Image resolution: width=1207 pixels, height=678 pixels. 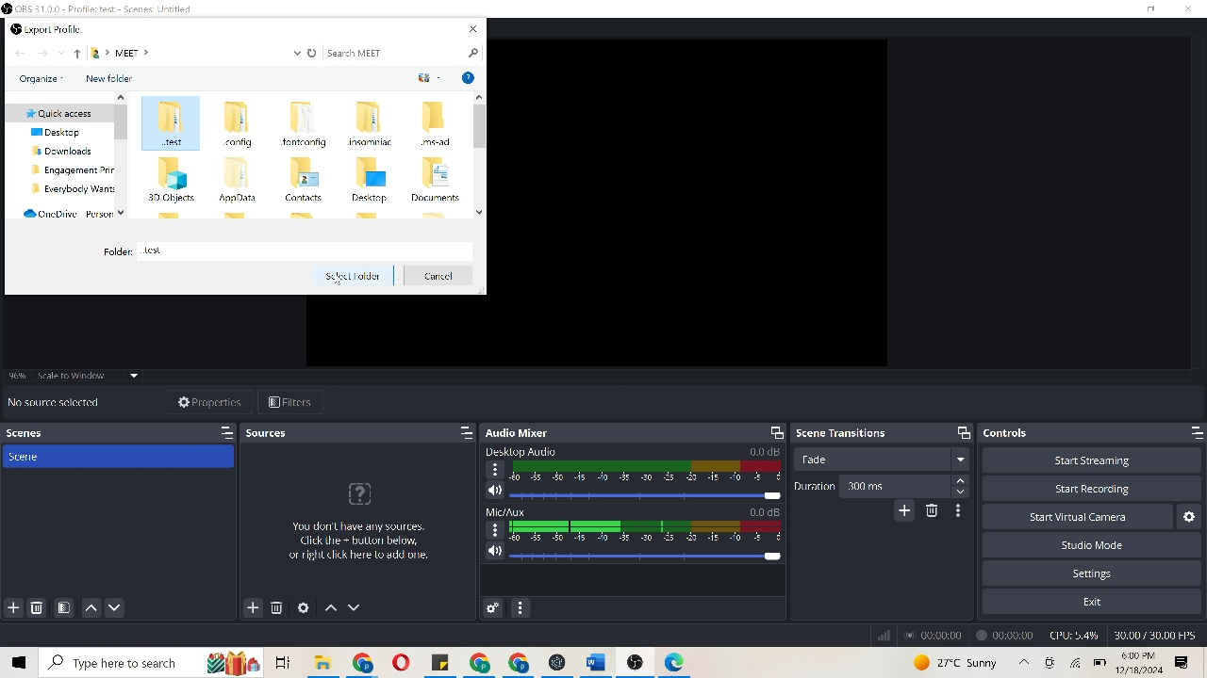 What do you see at coordinates (306, 123) in the screenshot?
I see `.tontconfig` at bounding box center [306, 123].